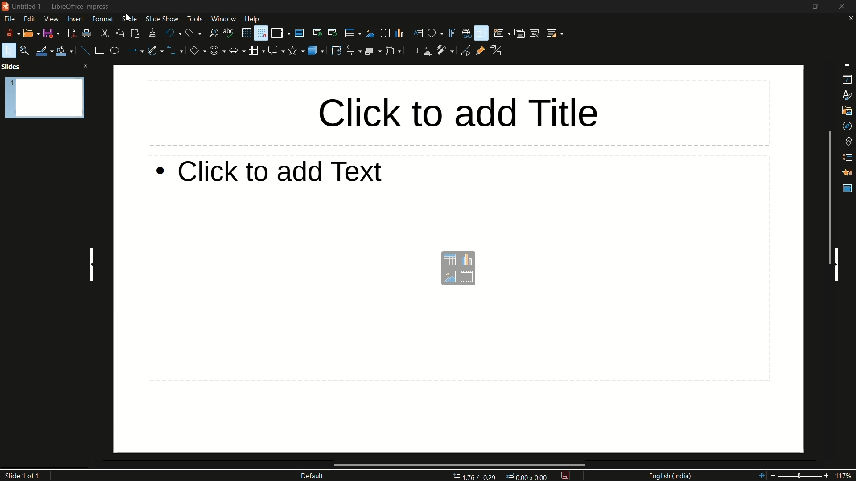 This screenshot has width=856, height=481. What do you see at coordinates (848, 66) in the screenshot?
I see `sidebar settings` at bounding box center [848, 66].